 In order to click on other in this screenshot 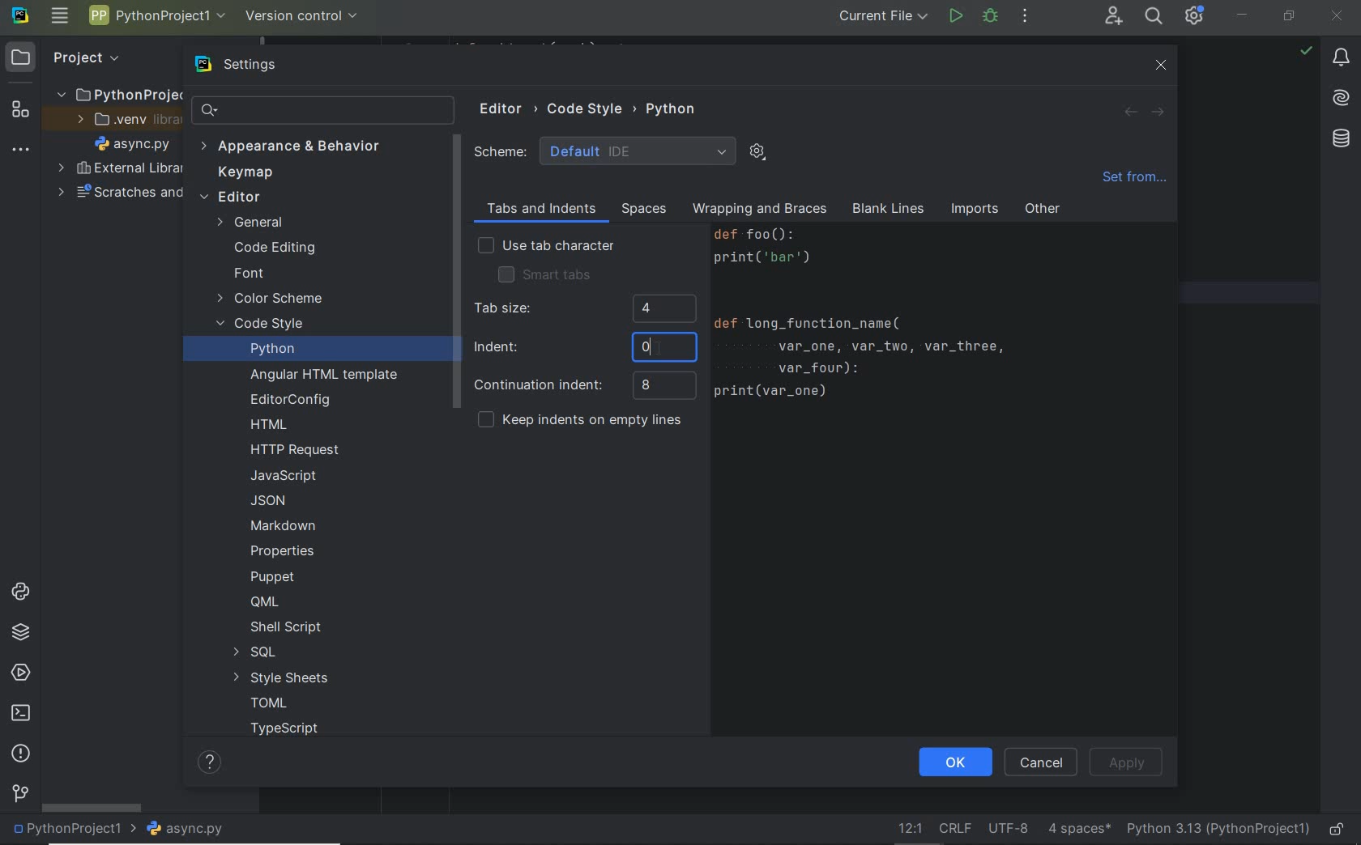, I will do `click(1043, 212)`.